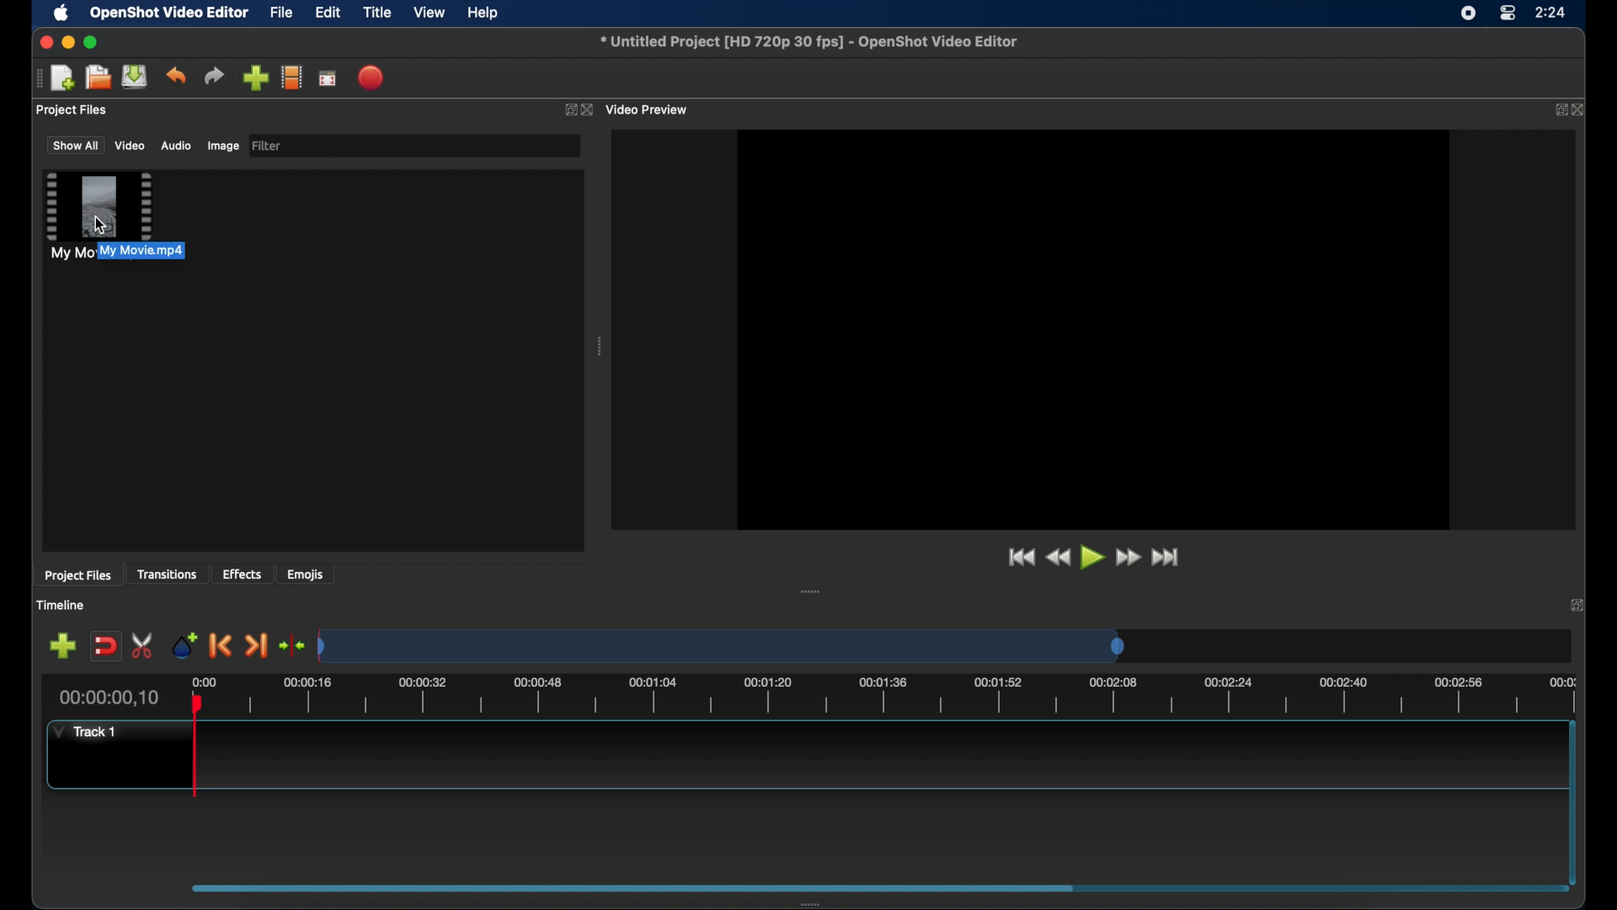  I want to click on project file, so click(97, 216).